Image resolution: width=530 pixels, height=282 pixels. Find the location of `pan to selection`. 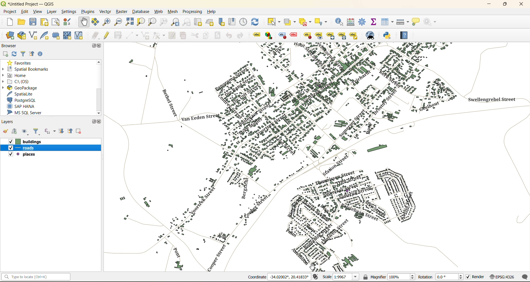

pan to selection is located at coordinates (96, 22).